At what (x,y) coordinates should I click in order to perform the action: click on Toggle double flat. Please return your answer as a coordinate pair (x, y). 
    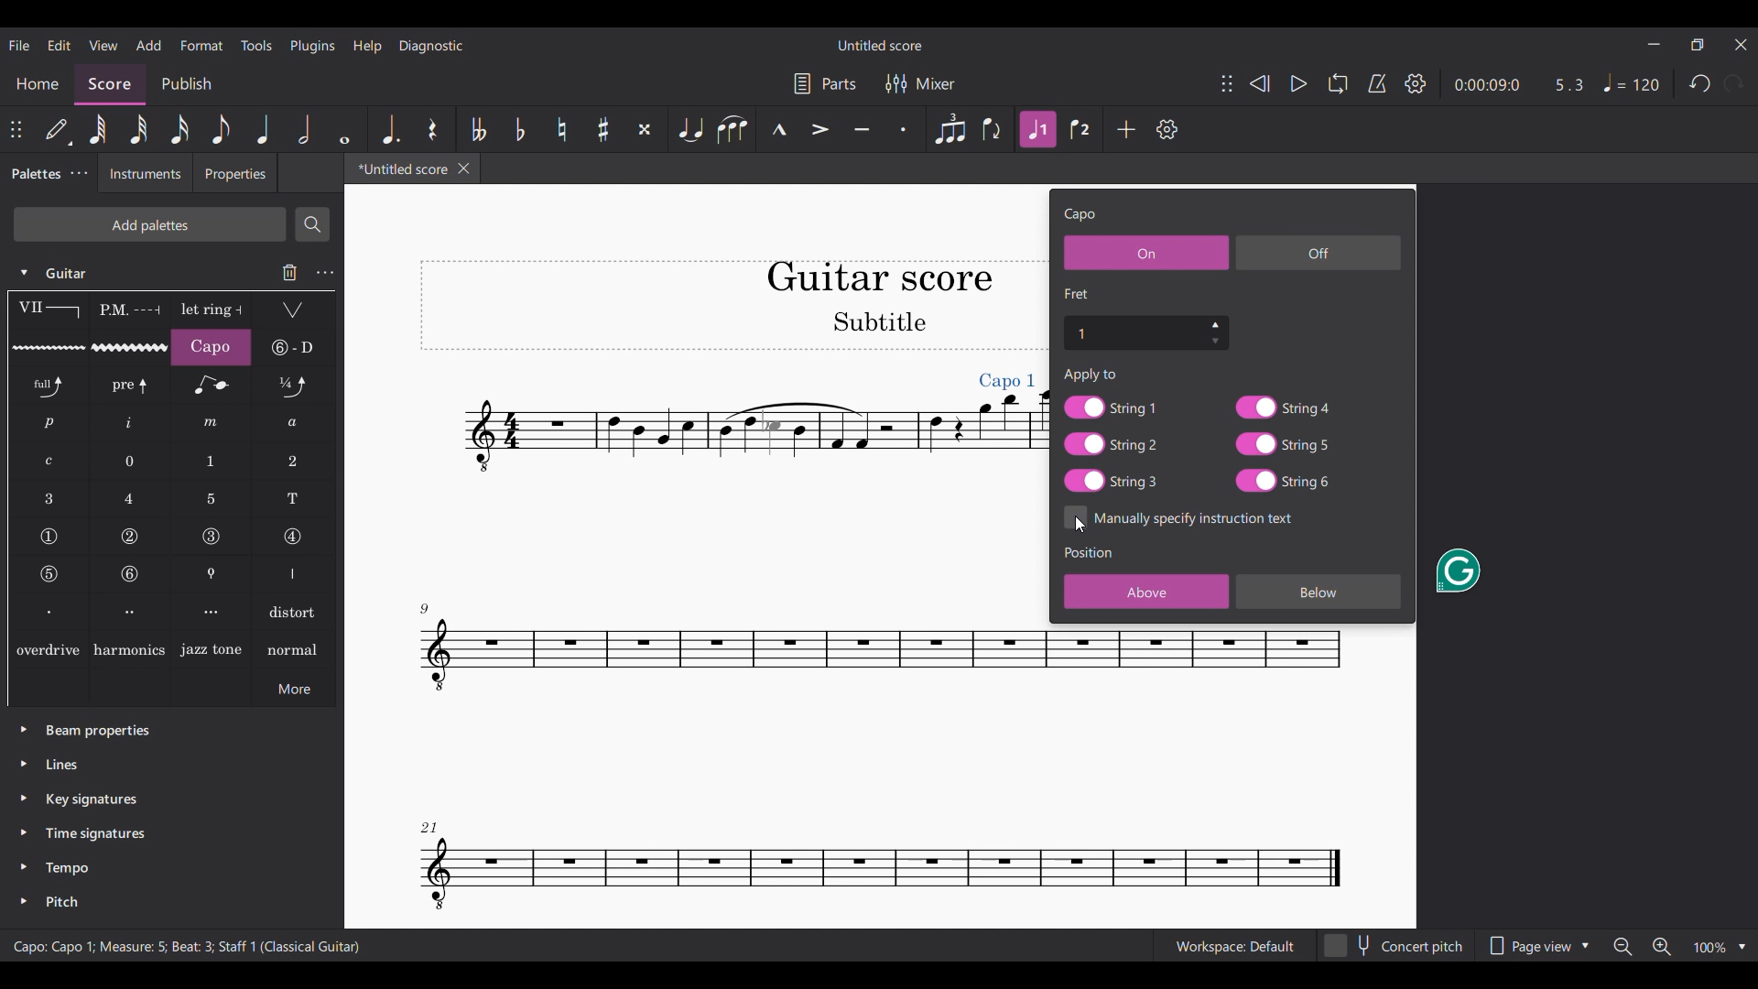
    Looking at the image, I should click on (478, 129).